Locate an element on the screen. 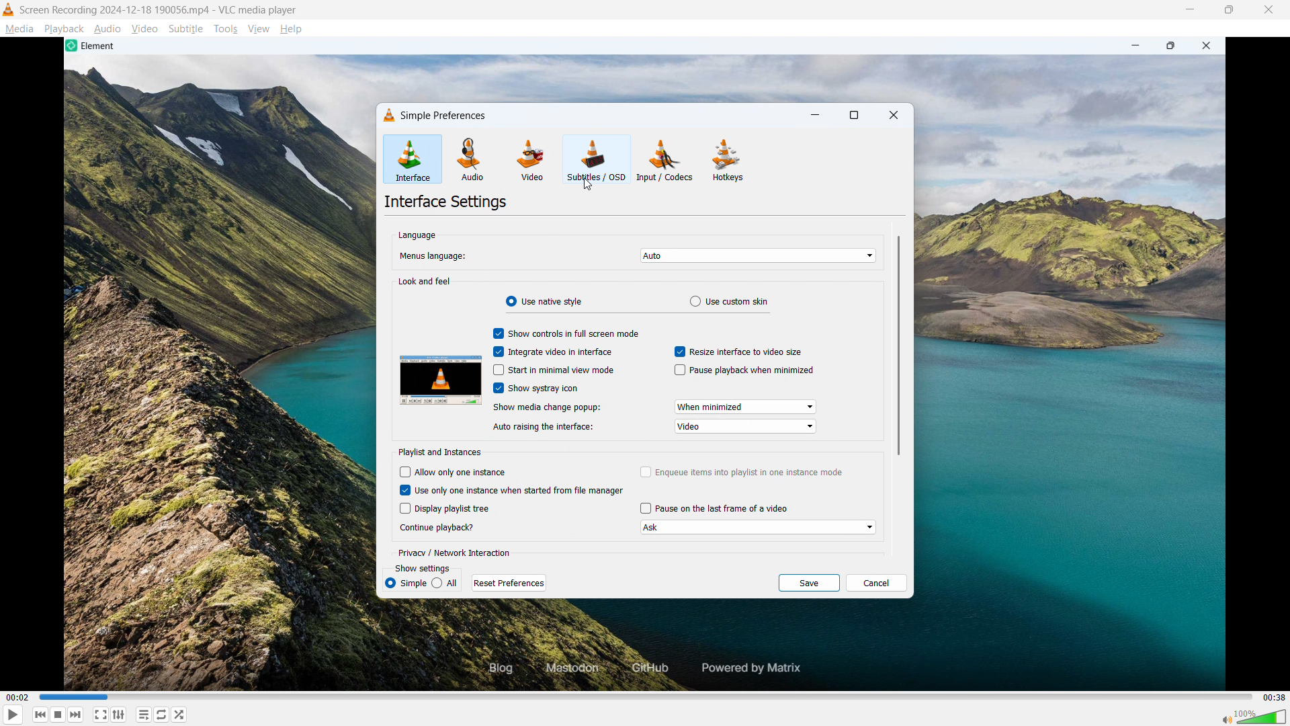  VLC Logo  is located at coordinates (8, 9).